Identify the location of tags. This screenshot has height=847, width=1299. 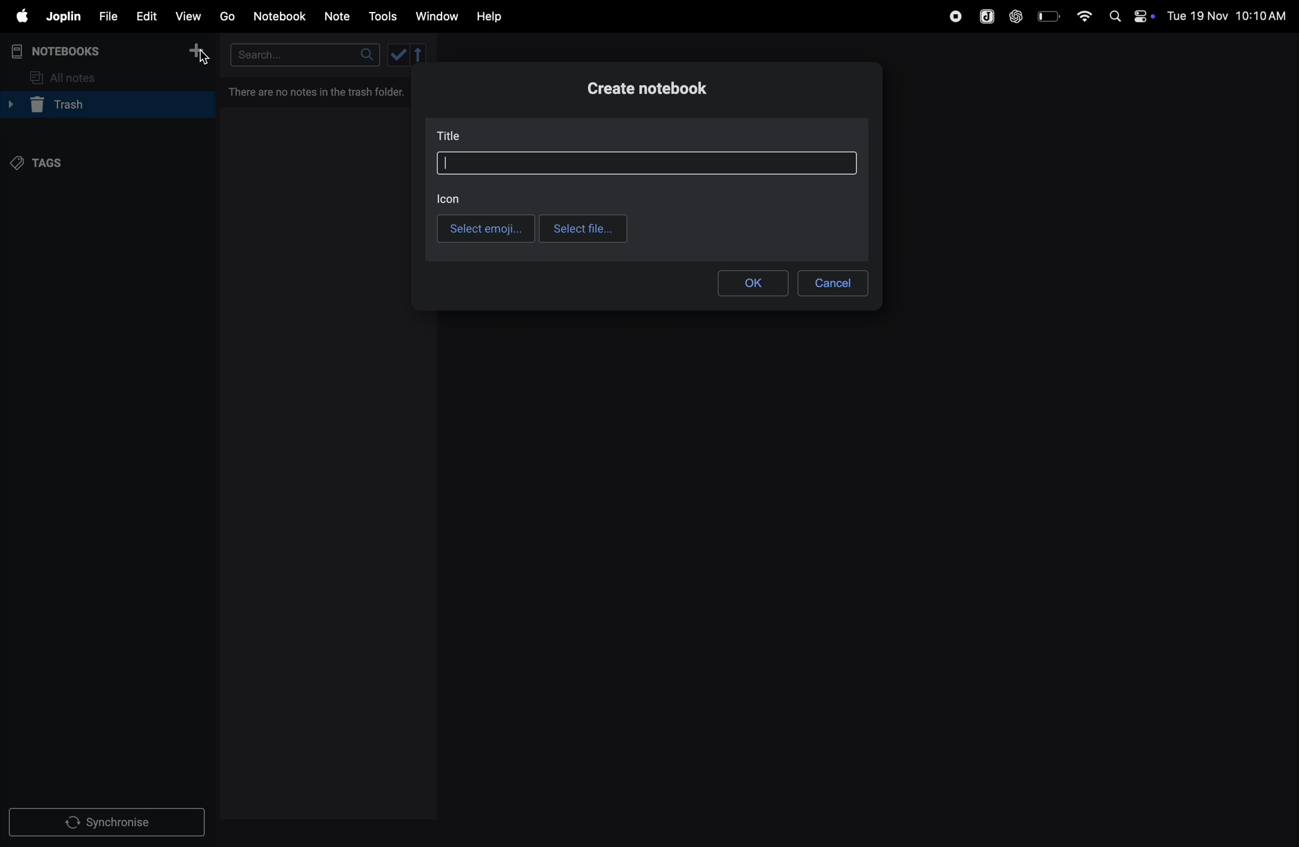
(44, 163).